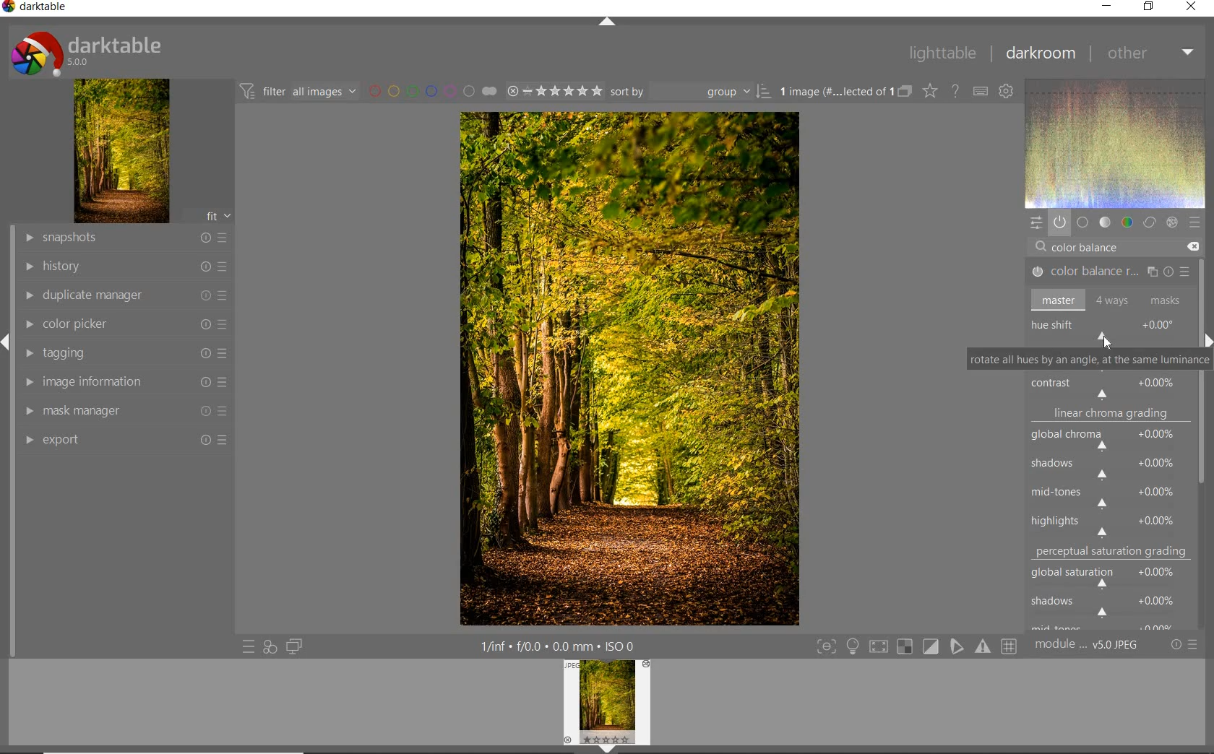 This screenshot has height=754, width=1214. Describe the element at coordinates (560, 646) in the screenshot. I see `other interface detail` at that location.